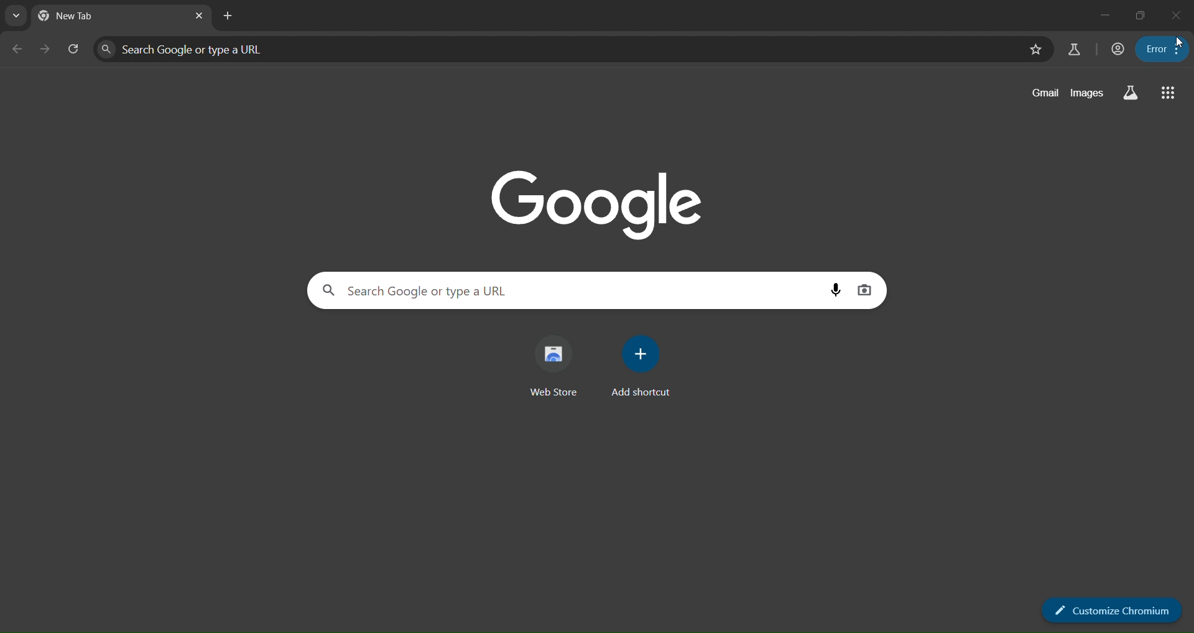 The width and height of the screenshot is (1194, 633). Describe the element at coordinates (228, 17) in the screenshot. I see `new tab` at that location.